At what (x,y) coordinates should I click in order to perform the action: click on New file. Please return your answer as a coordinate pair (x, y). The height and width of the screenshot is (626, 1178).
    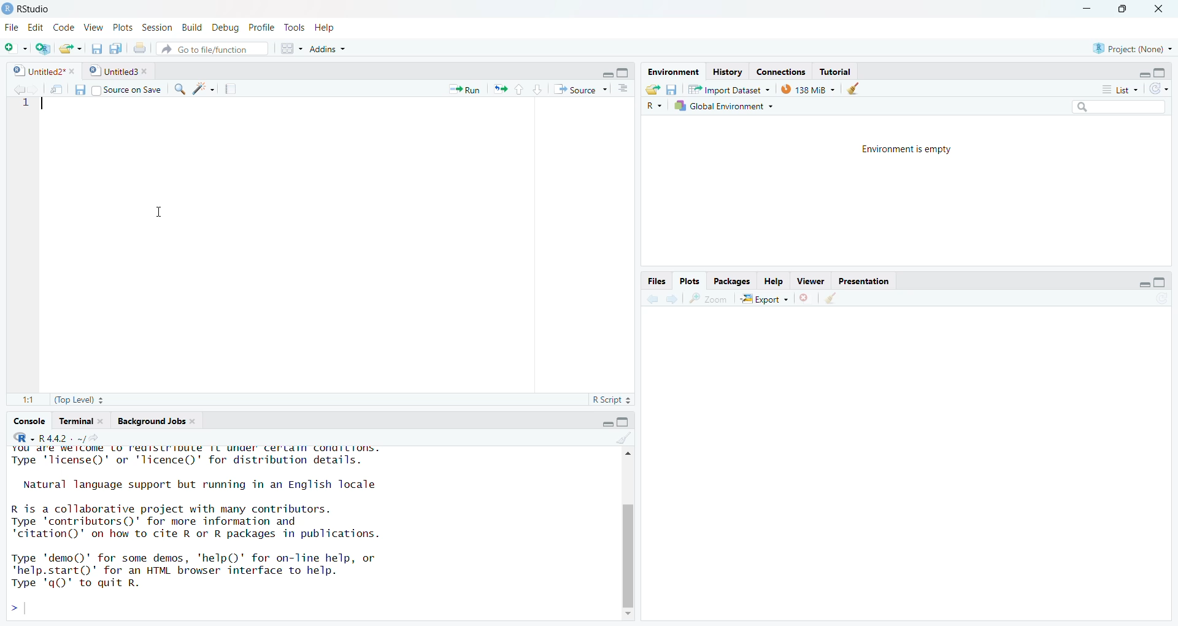
    Looking at the image, I should click on (72, 47).